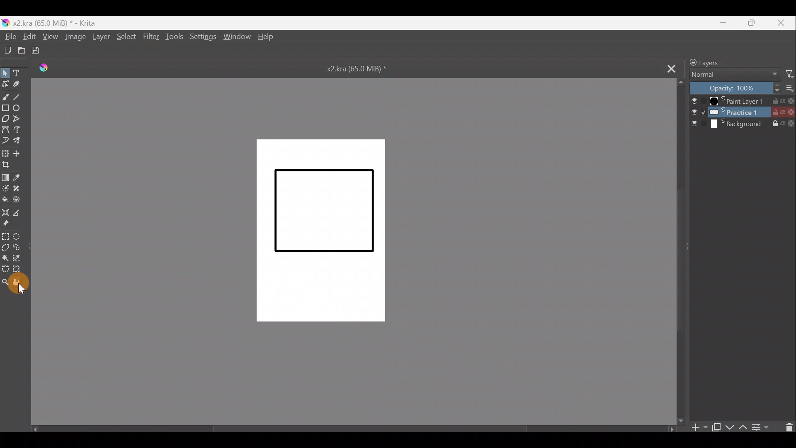 The height and width of the screenshot is (448, 796). I want to click on Enclose & fill tool, so click(19, 199).